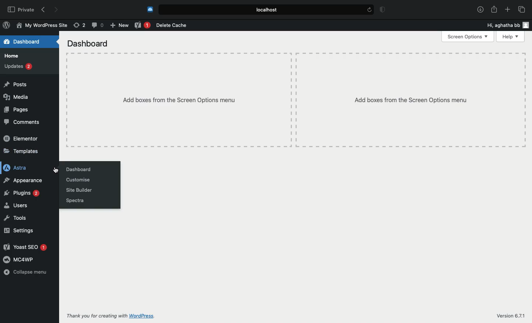 This screenshot has width=532, height=323. I want to click on WordPress Logo, so click(6, 26).